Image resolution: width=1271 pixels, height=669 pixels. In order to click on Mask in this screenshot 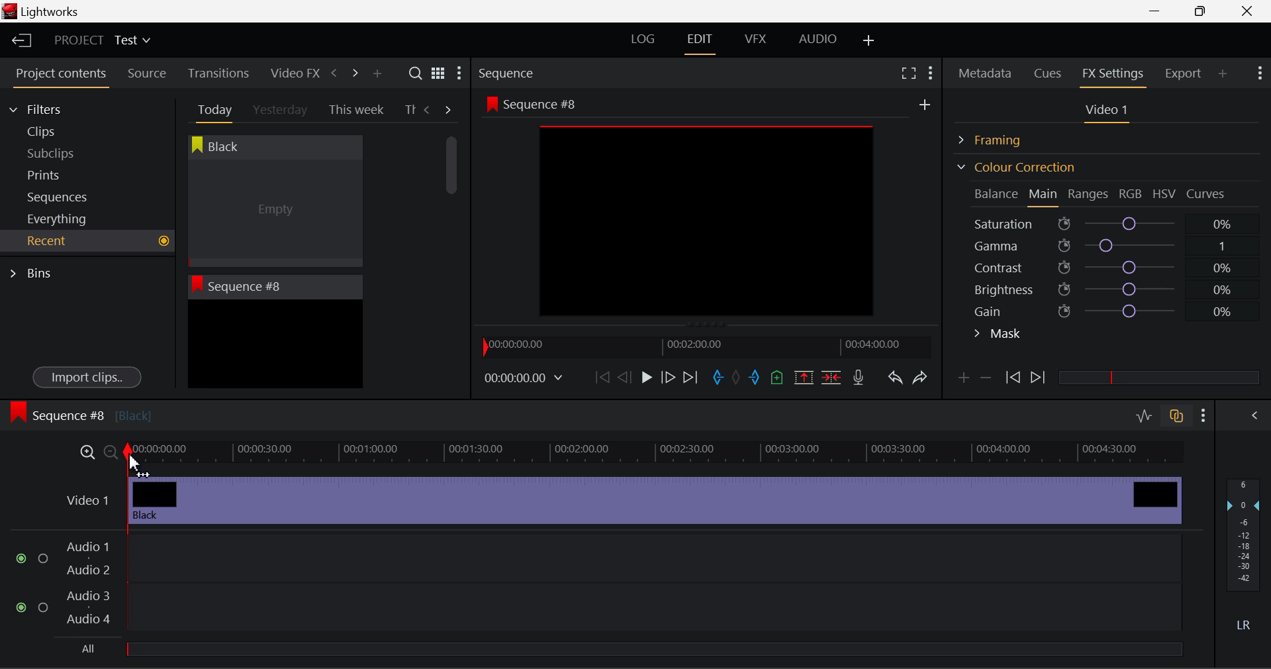, I will do `click(998, 335)`.